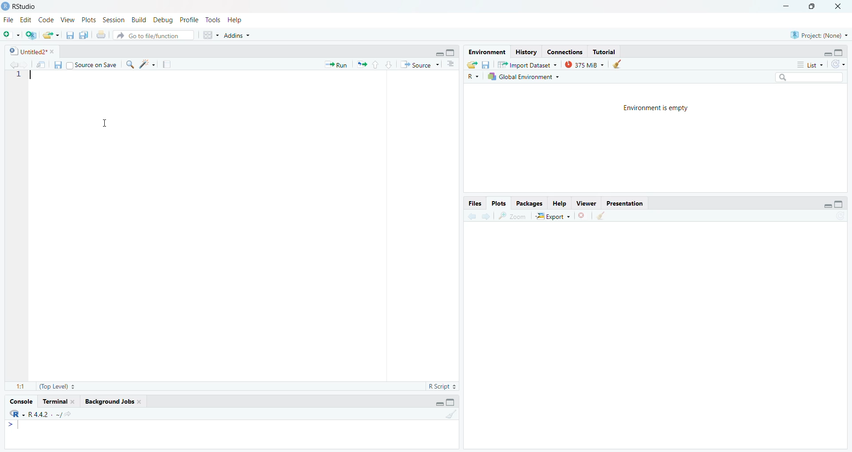  I want to click on  View, so click(67, 20).